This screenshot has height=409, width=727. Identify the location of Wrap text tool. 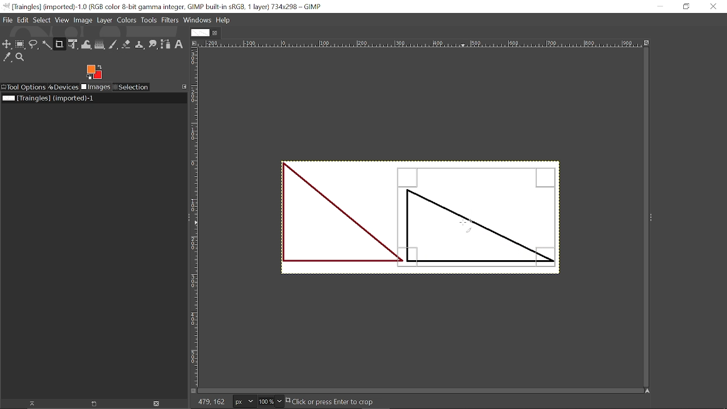
(87, 44).